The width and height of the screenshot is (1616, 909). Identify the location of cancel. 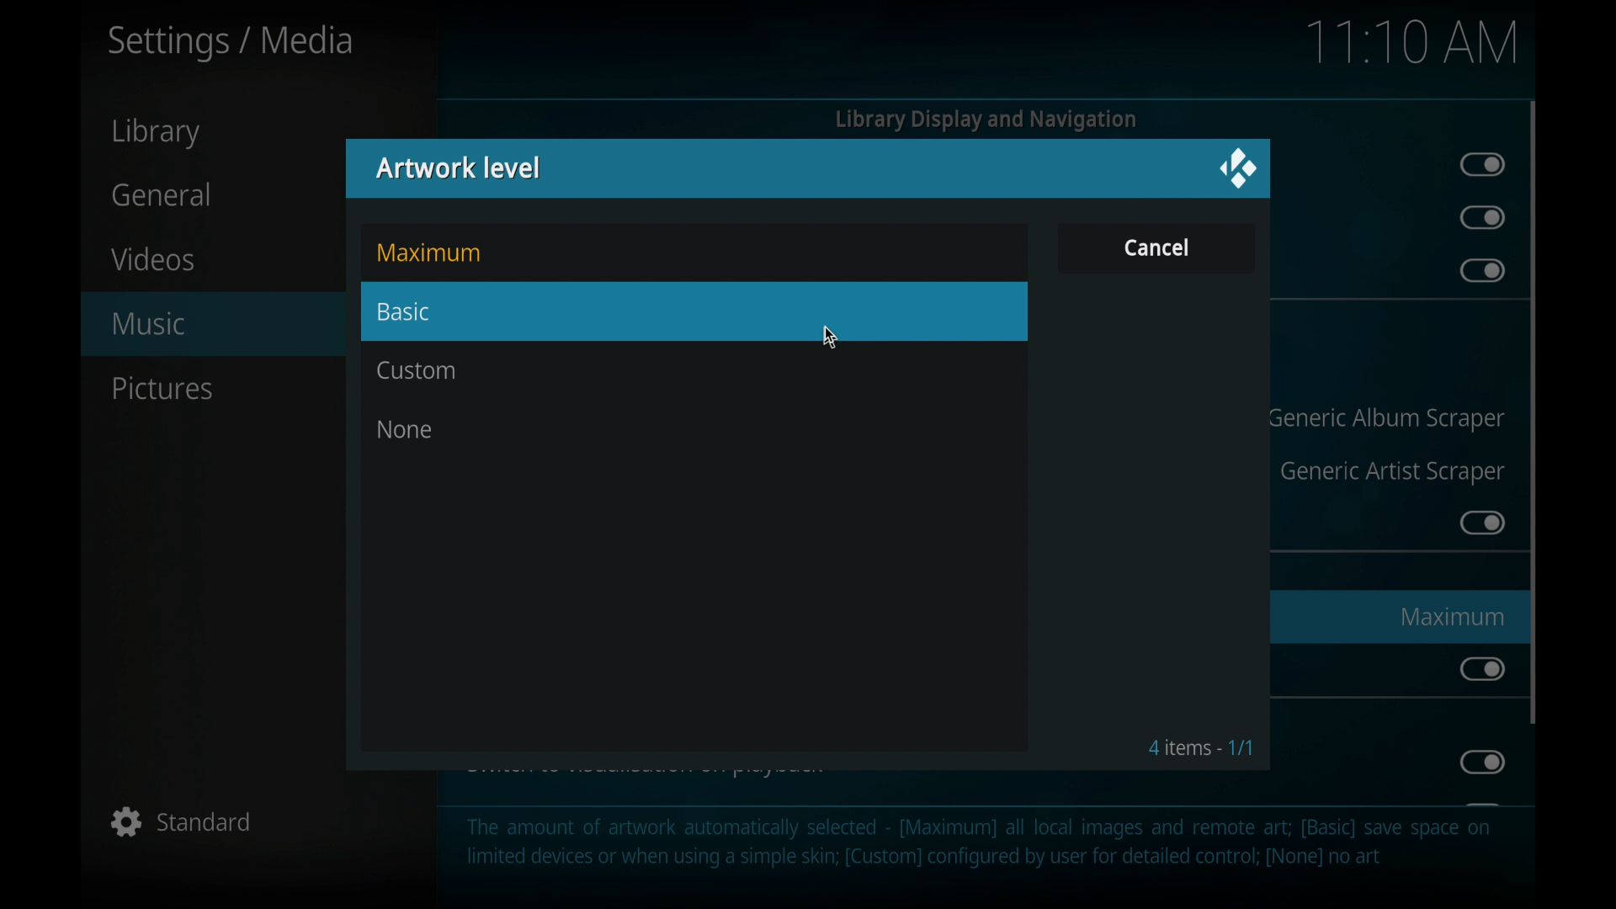
(1156, 247).